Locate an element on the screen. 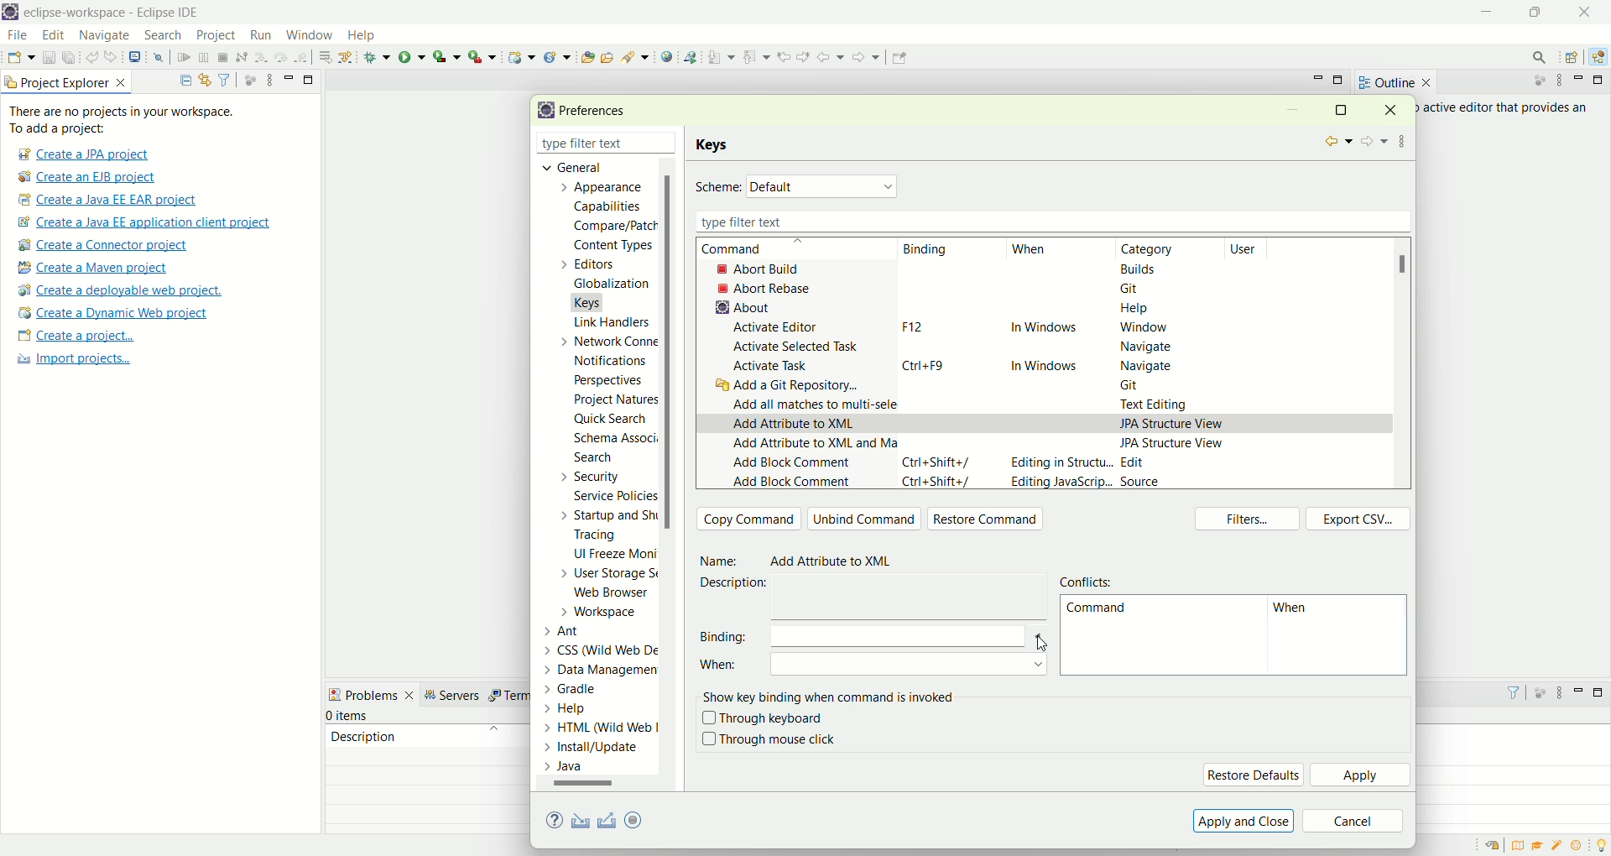 The width and height of the screenshot is (1611, 856). open perspective is located at coordinates (1574, 59).